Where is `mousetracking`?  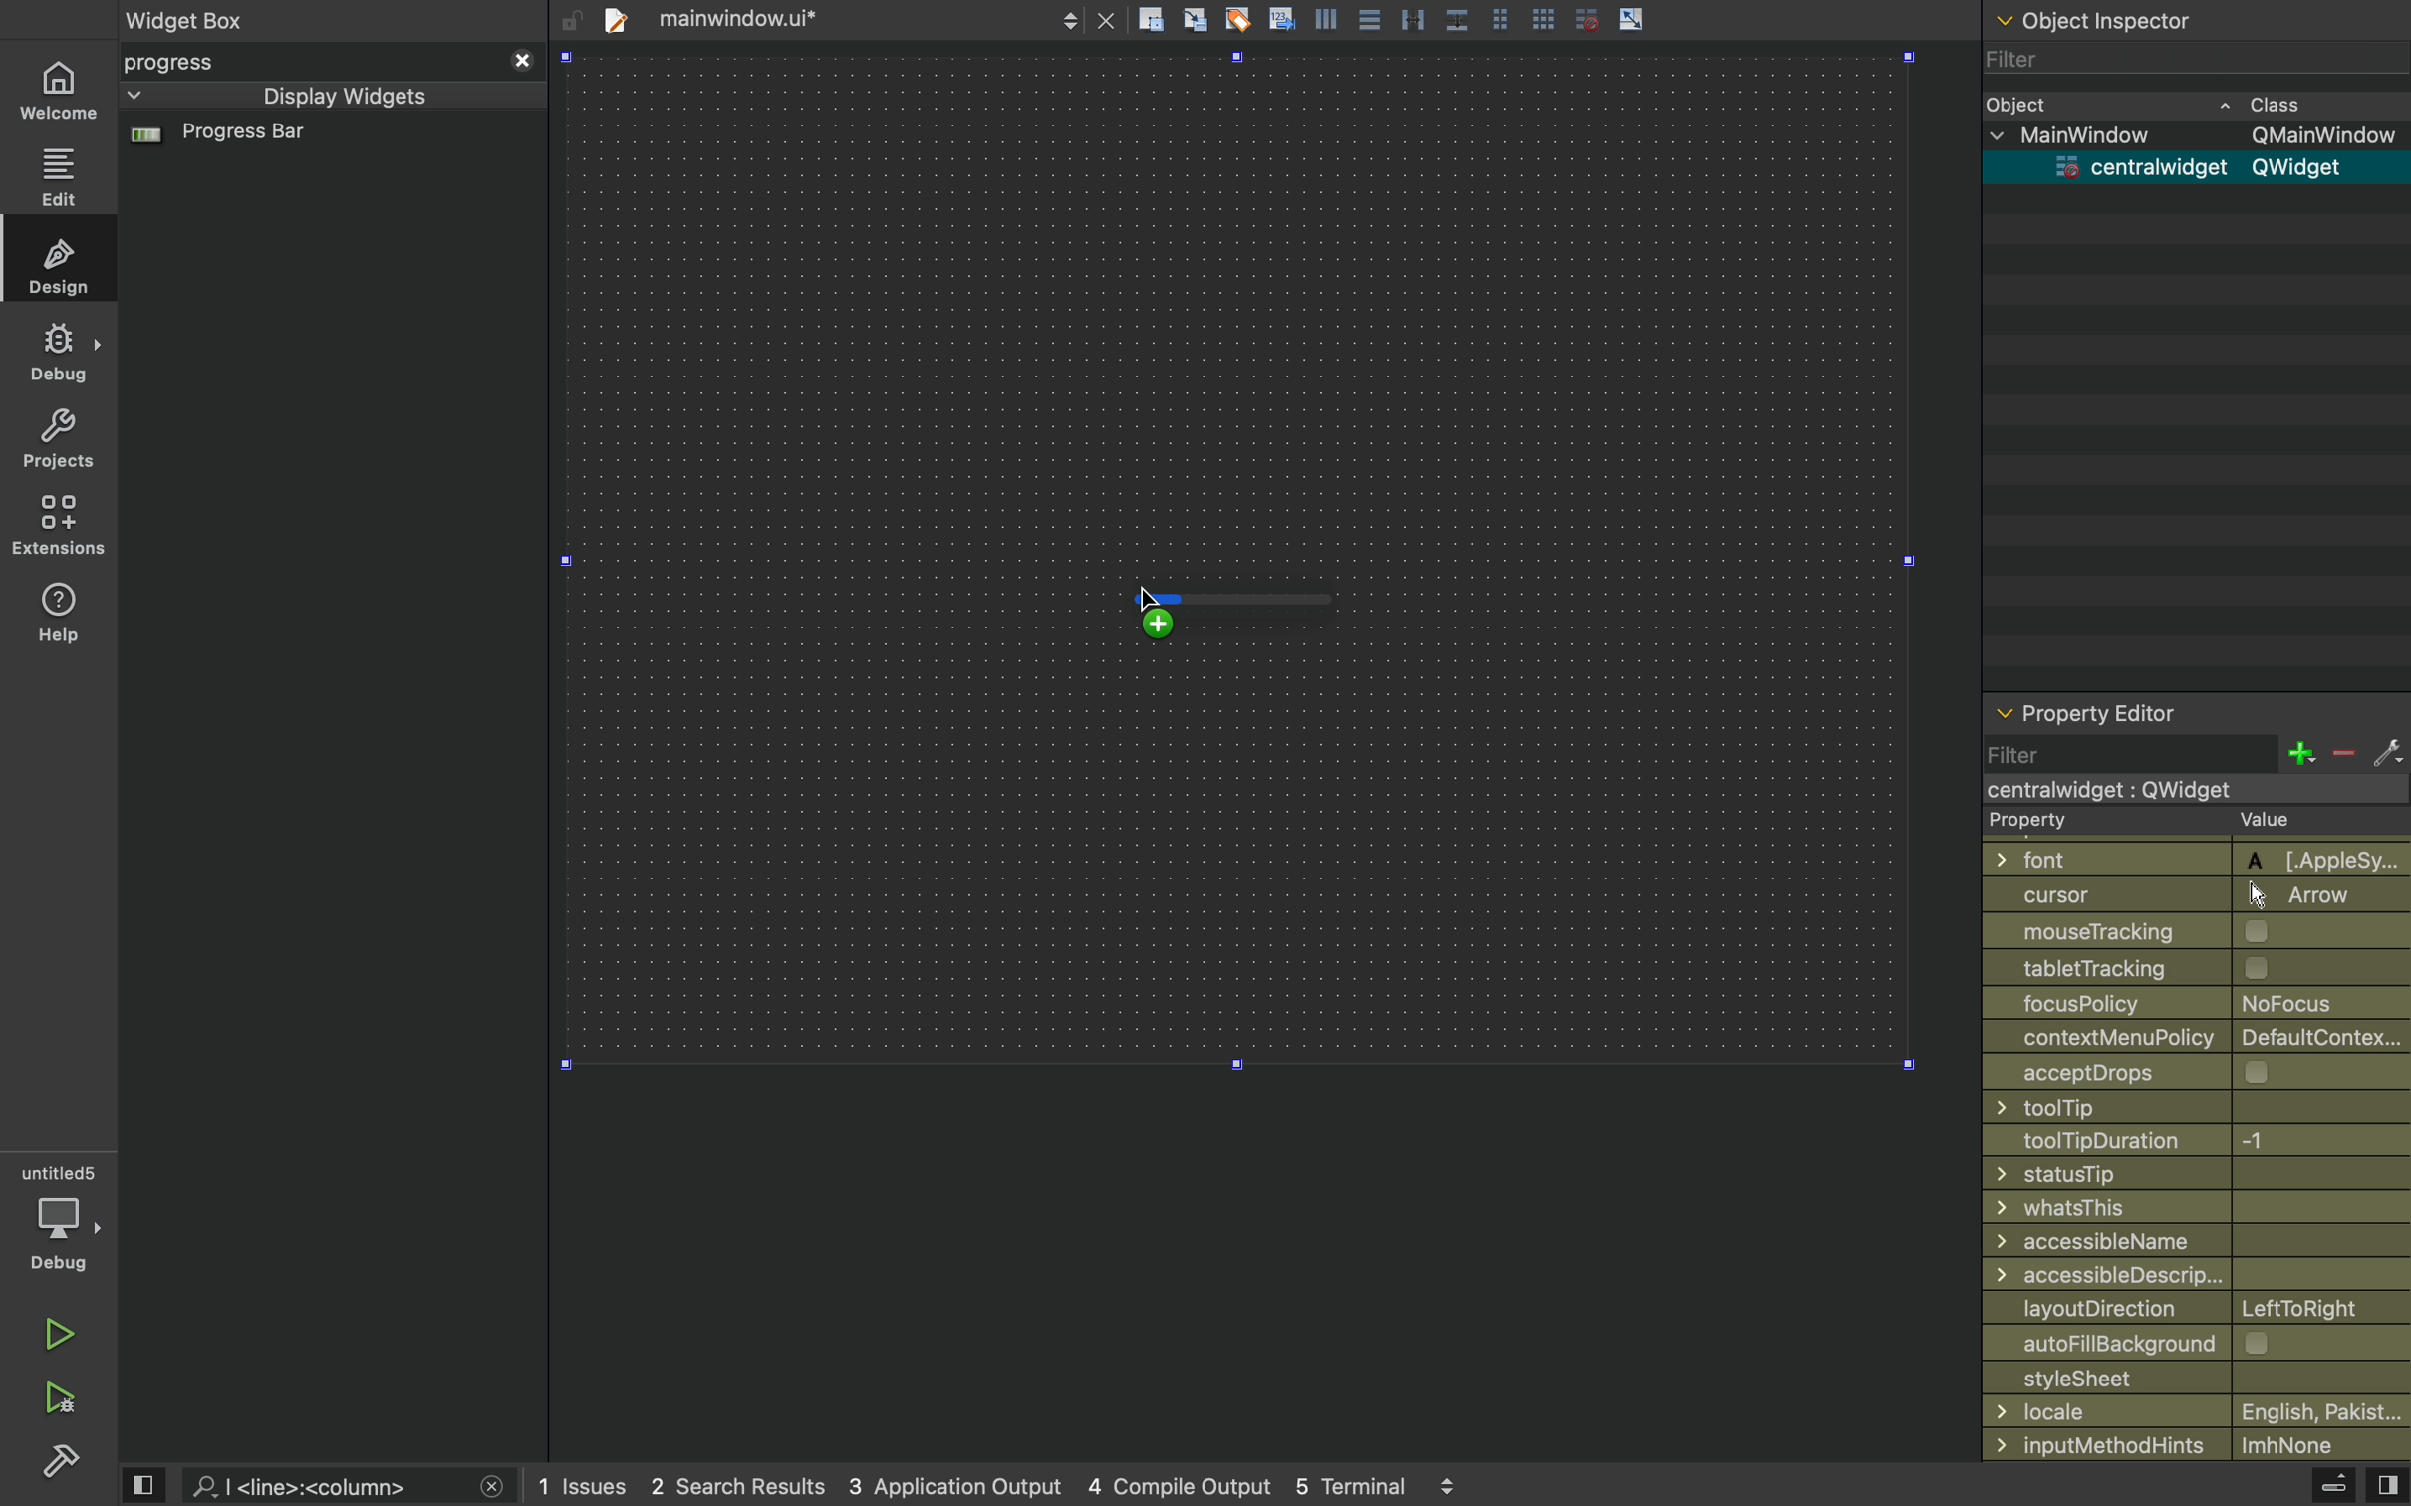 mousetracking is located at coordinates (2189, 932).